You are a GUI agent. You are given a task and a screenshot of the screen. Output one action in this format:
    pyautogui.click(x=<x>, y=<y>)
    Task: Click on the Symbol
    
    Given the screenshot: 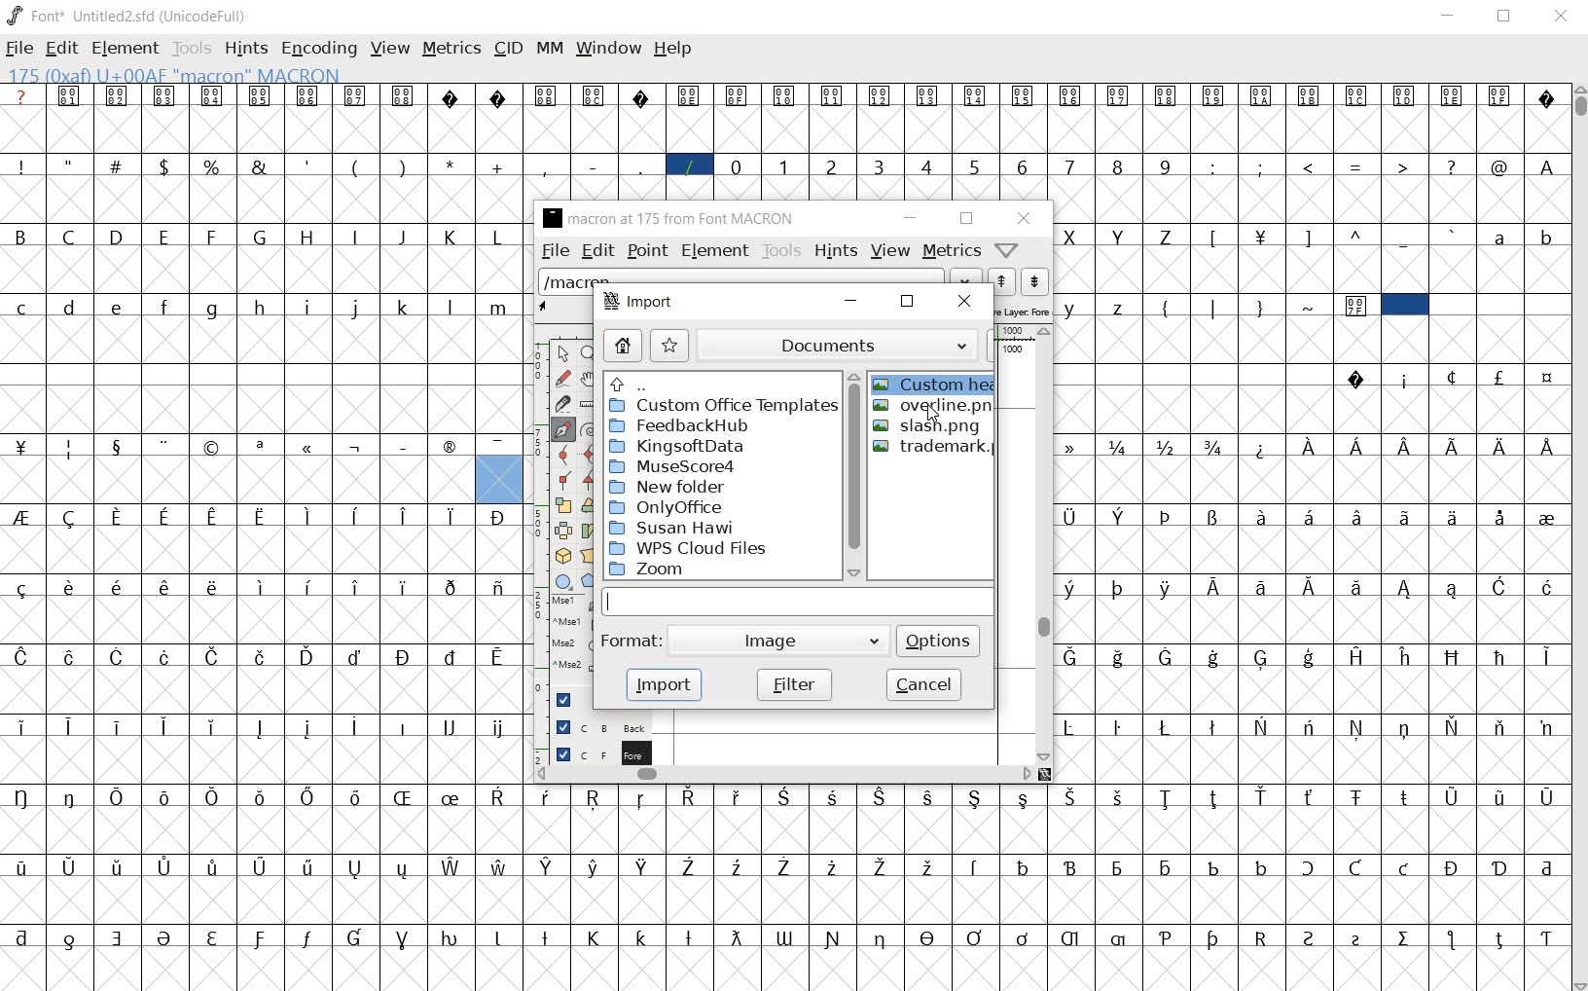 What is the action you would take?
    pyautogui.click(x=359, y=655)
    